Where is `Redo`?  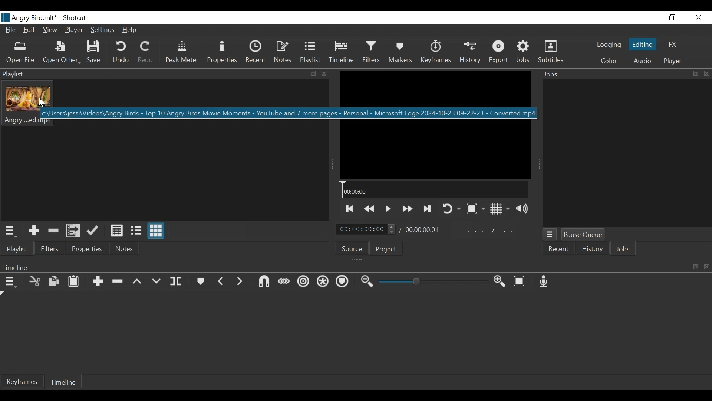
Redo is located at coordinates (146, 52).